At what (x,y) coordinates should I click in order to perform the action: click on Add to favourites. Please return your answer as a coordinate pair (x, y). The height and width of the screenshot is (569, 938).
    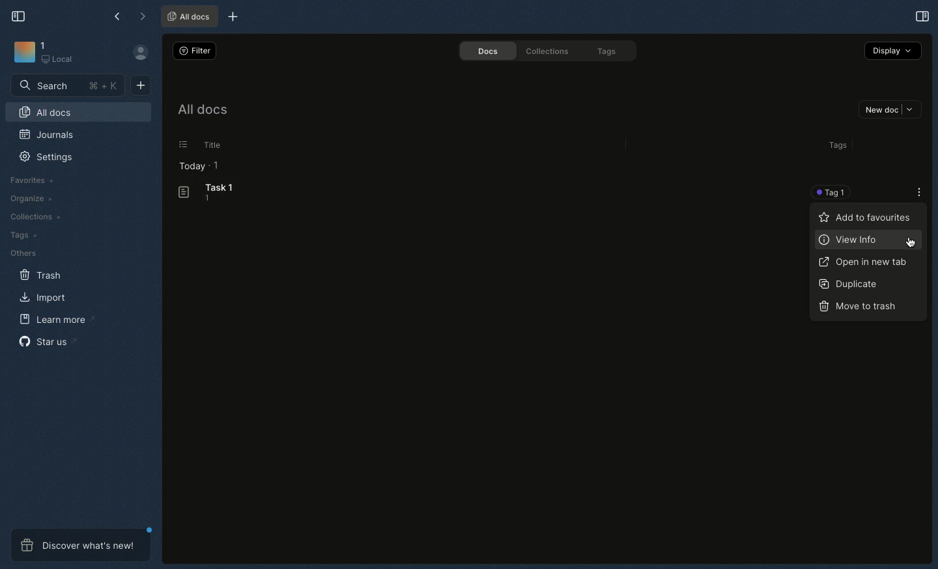
    Looking at the image, I should click on (867, 219).